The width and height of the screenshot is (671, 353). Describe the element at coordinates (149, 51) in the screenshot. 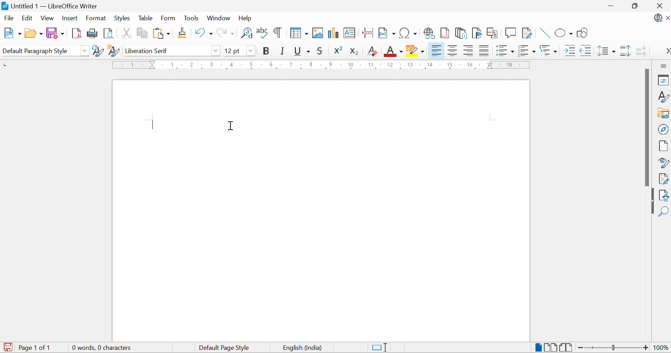

I see `Liberation Serif` at that location.